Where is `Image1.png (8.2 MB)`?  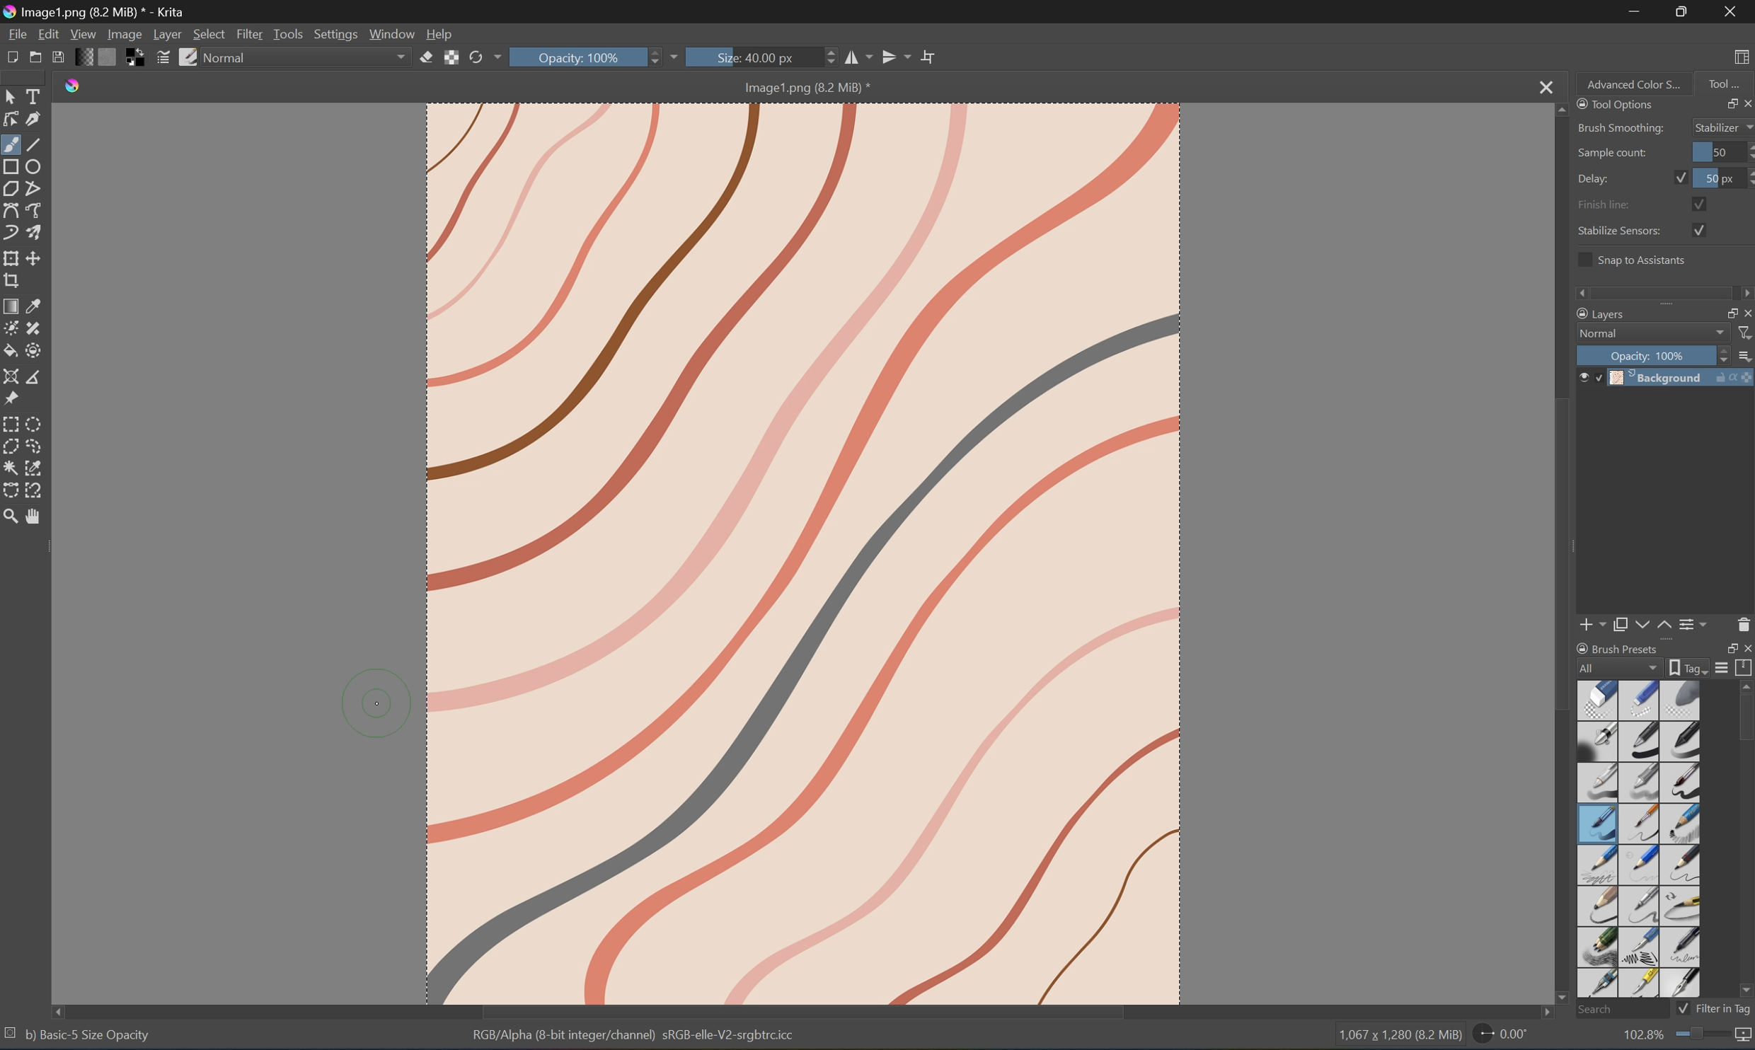 Image1.png (8.2 MB) is located at coordinates (801, 87).